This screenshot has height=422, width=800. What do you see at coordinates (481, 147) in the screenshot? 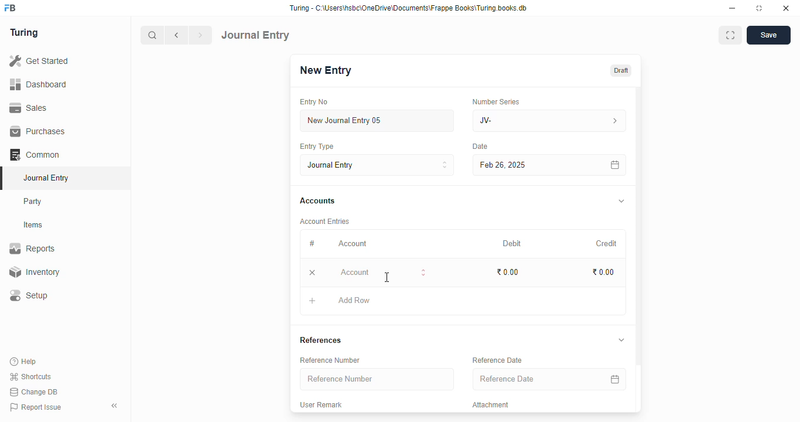
I see `Date` at bounding box center [481, 147].